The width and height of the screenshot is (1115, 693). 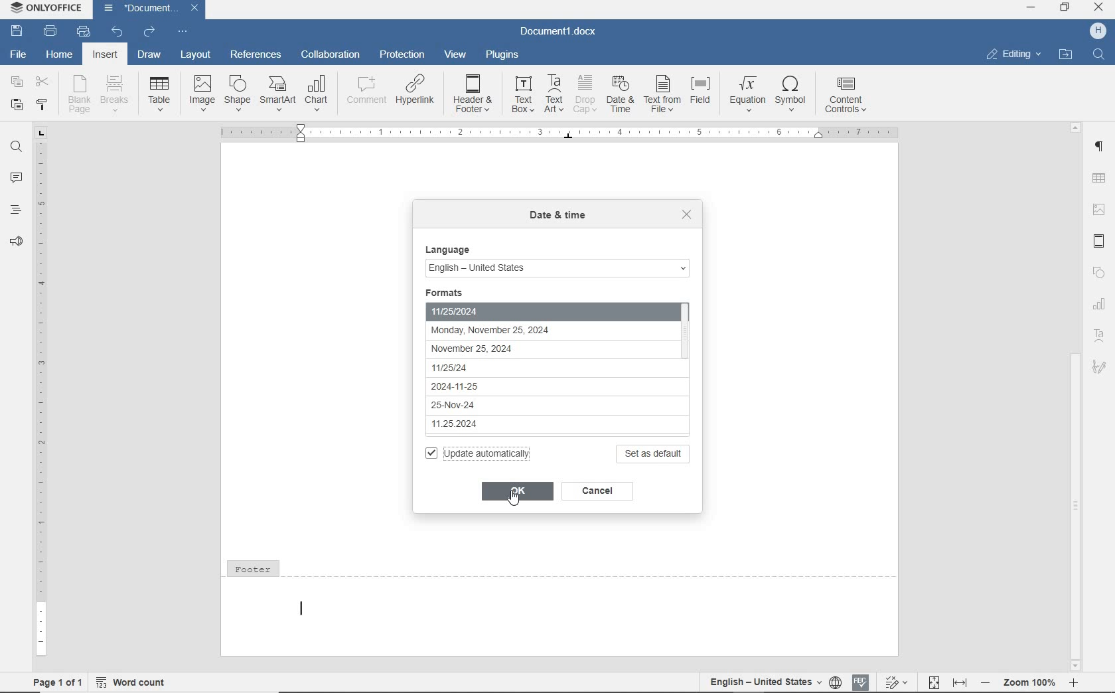 I want to click on draw, so click(x=149, y=56).